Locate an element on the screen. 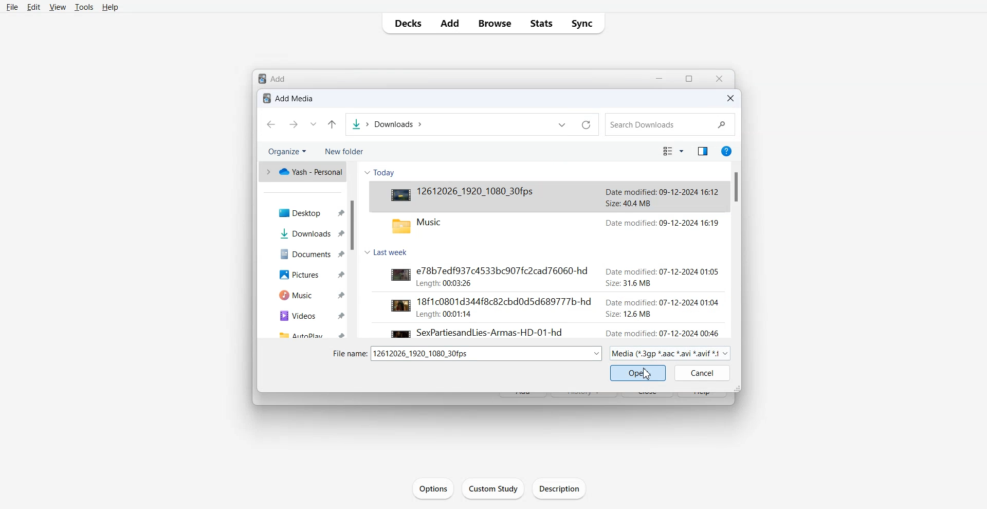  Vertical Scroll bar is located at coordinates (737, 190).